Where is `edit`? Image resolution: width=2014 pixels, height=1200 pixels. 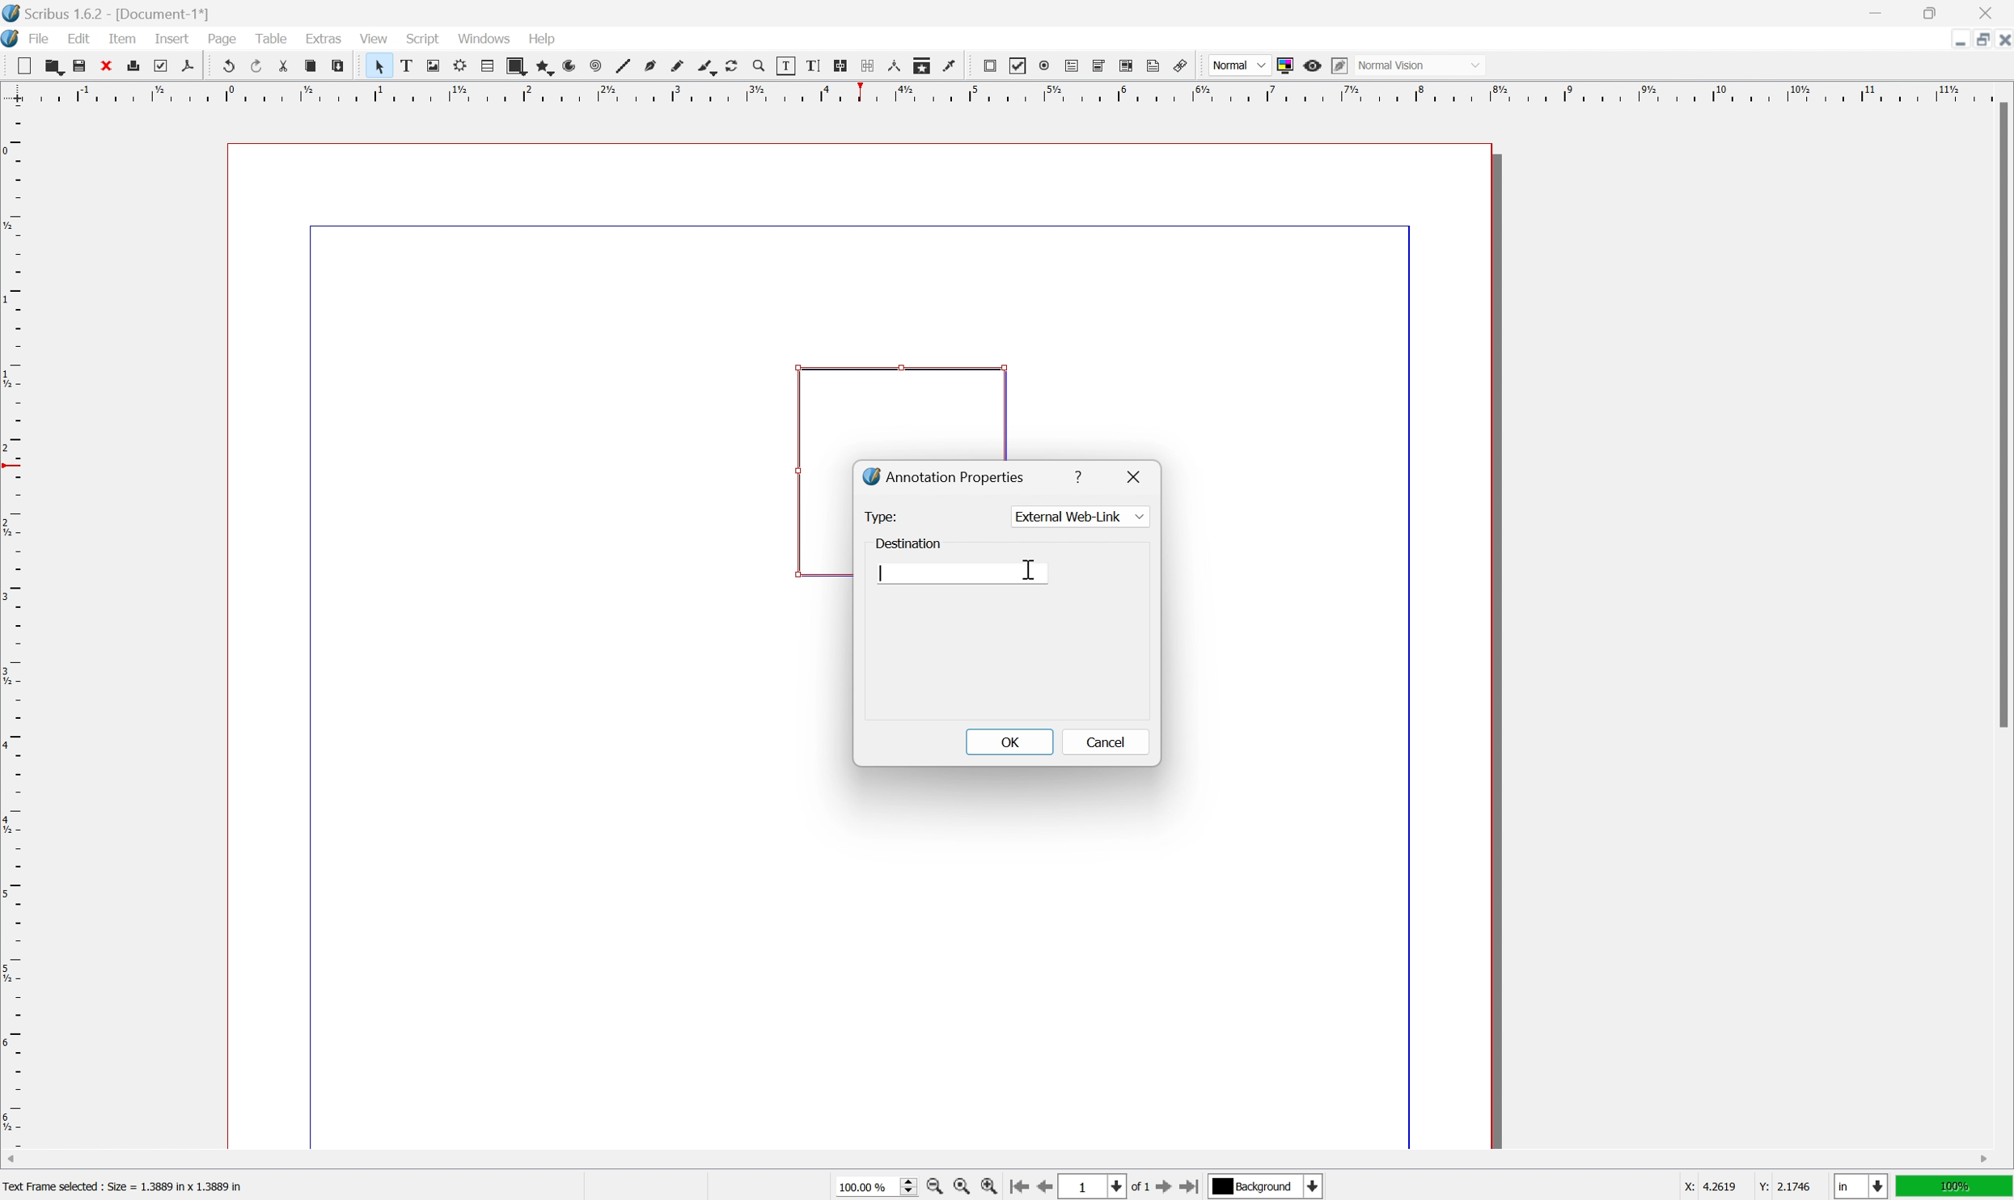
edit is located at coordinates (79, 38).